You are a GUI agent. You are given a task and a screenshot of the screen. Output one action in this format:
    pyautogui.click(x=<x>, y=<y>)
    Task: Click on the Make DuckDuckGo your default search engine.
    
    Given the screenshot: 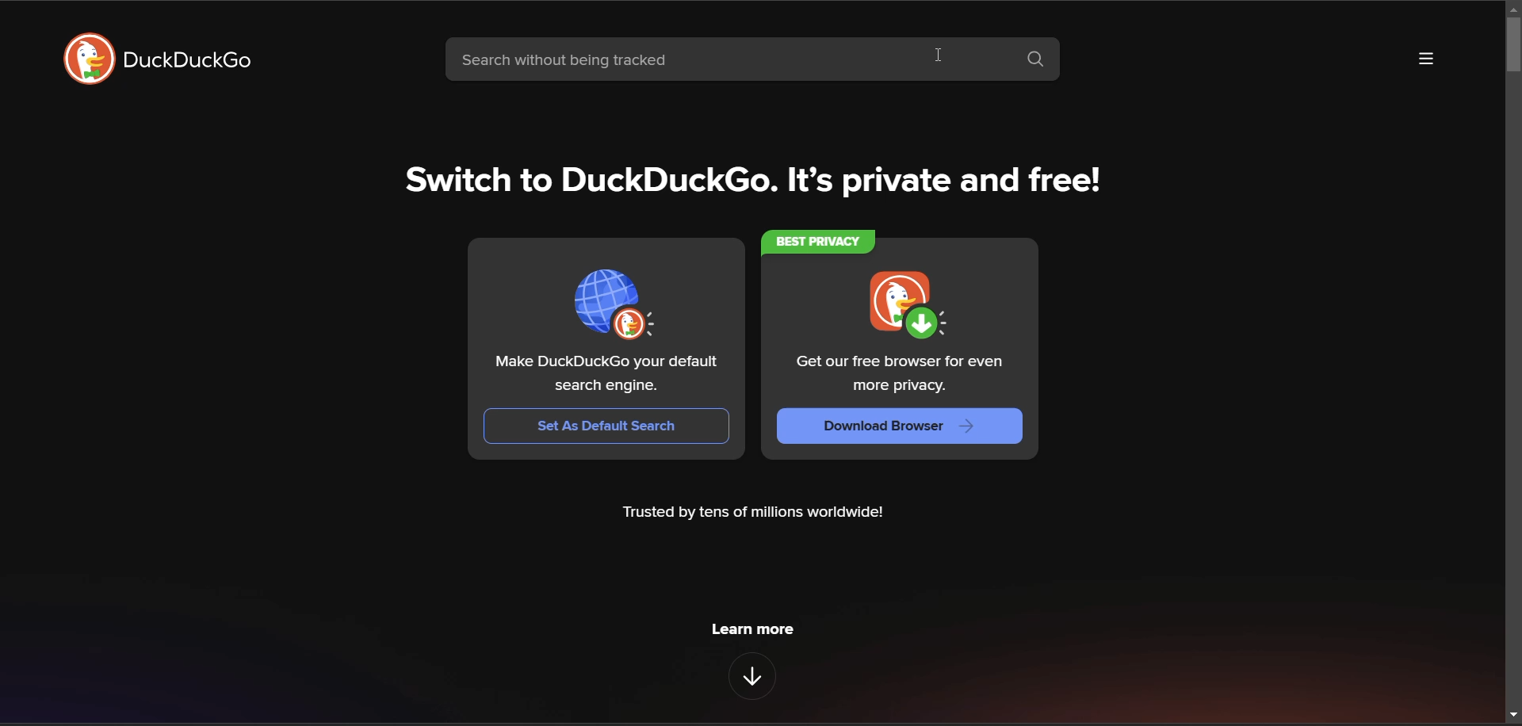 What is the action you would take?
    pyautogui.click(x=603, y=374)
    